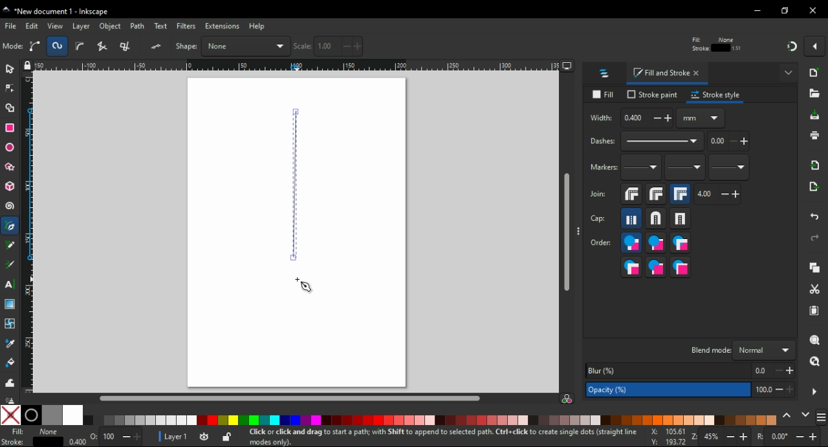  What do you see at coordinates (232, 46) in the screenshot?
I see `raise` at bounding box center [232, 46].